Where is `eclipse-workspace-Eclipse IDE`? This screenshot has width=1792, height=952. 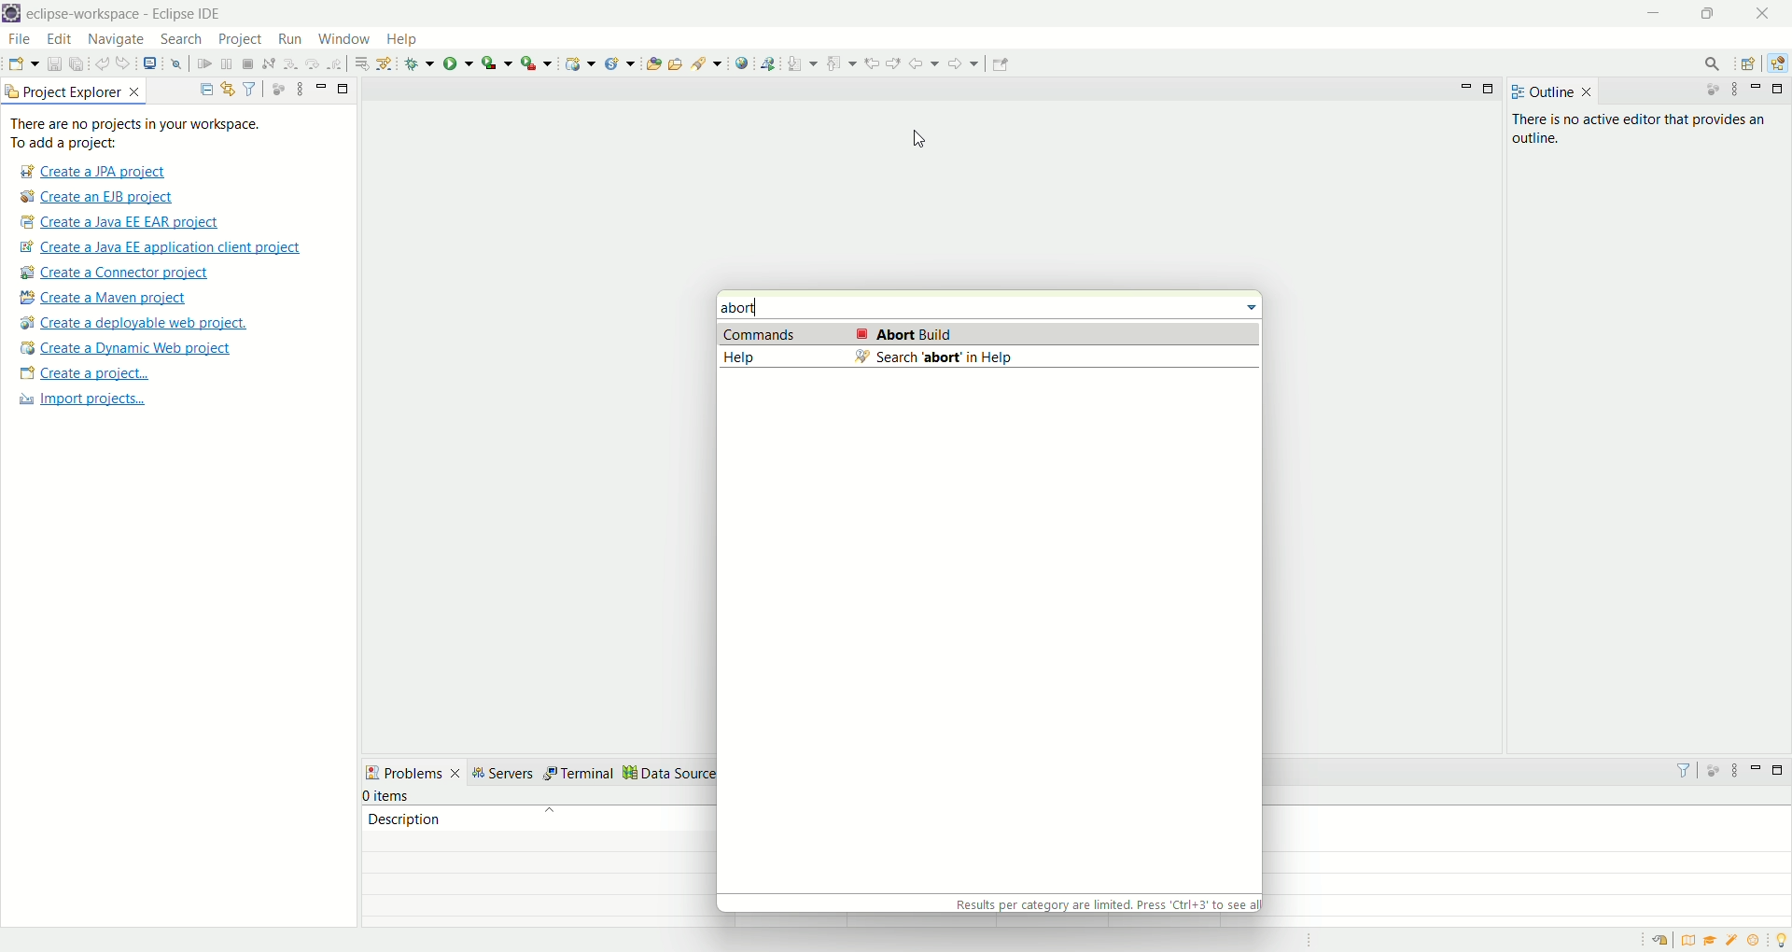 eclipse-workspace-Eclipse IDE is located at coordinates (121, 13).